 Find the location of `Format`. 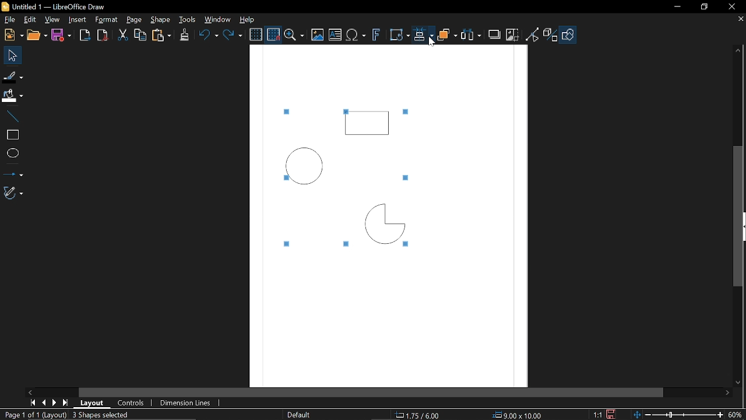

Format is located at coordinates (105, 20).